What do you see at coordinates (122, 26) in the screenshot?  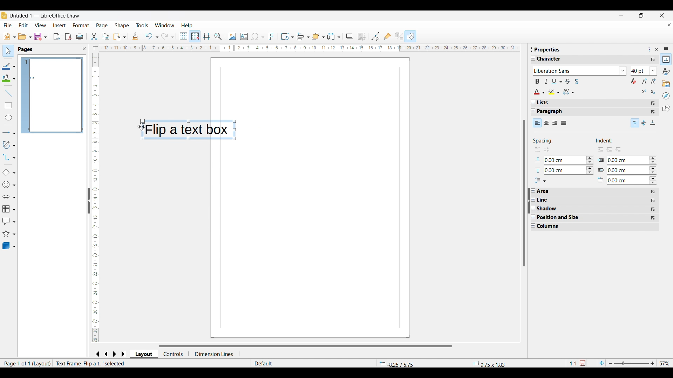 I see `Shape menu` at bounding box center [122, 26].